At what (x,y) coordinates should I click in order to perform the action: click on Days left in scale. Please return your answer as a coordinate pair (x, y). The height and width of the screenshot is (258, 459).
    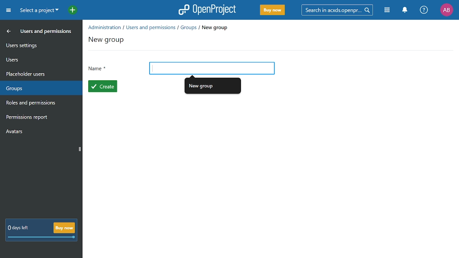
    Looking at the image, I should click on (42, 238).